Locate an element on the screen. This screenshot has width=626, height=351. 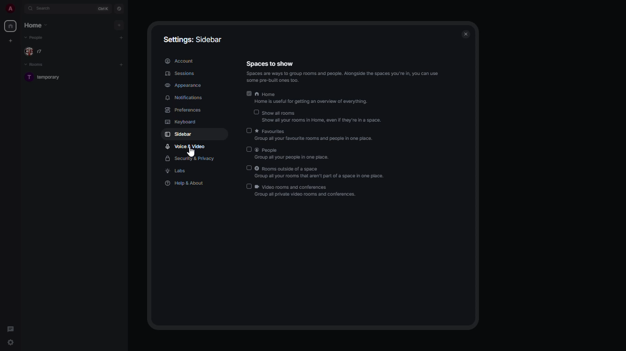
home is located at coordinates (37, 24).